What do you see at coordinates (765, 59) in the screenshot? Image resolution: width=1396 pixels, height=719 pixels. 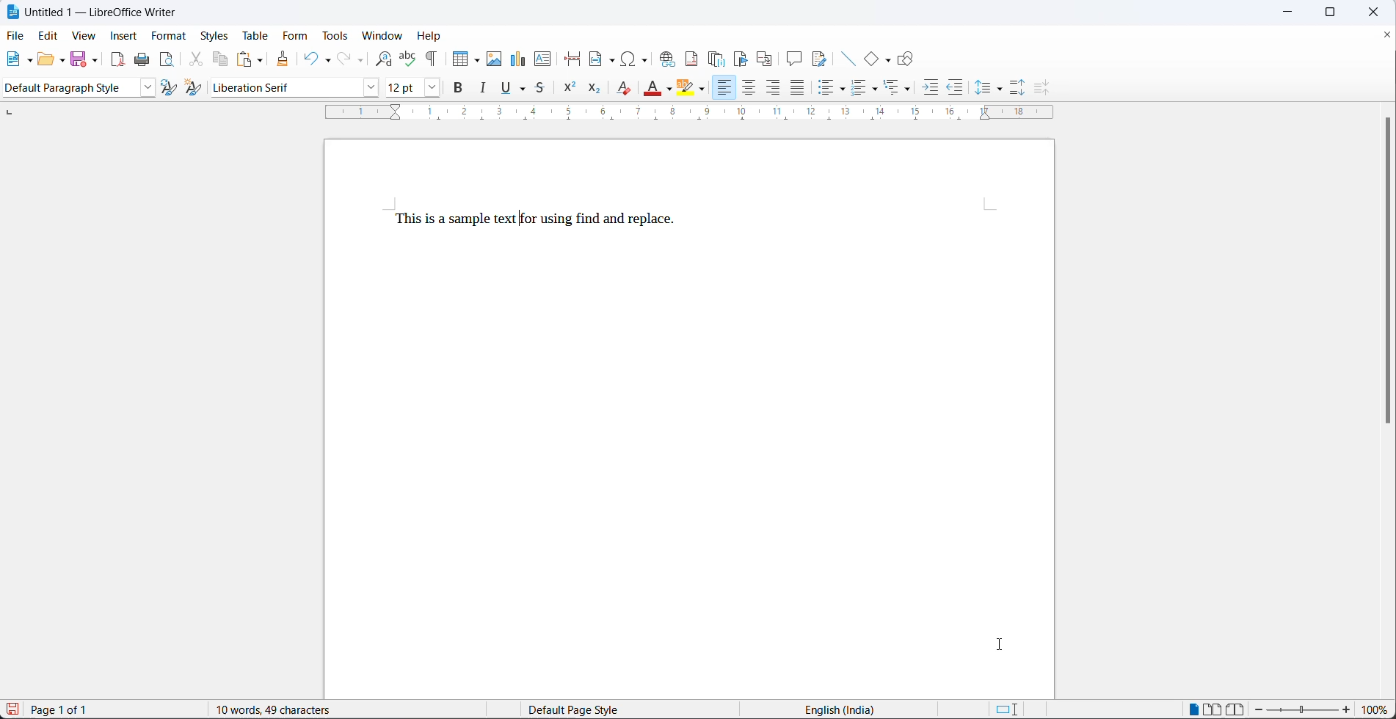 I see `insert cross-reference` at bounding box center [765, 59].